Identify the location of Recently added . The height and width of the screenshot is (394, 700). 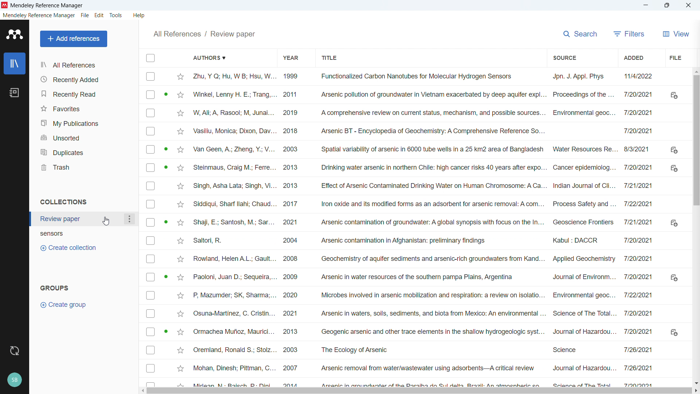
(86, 79).